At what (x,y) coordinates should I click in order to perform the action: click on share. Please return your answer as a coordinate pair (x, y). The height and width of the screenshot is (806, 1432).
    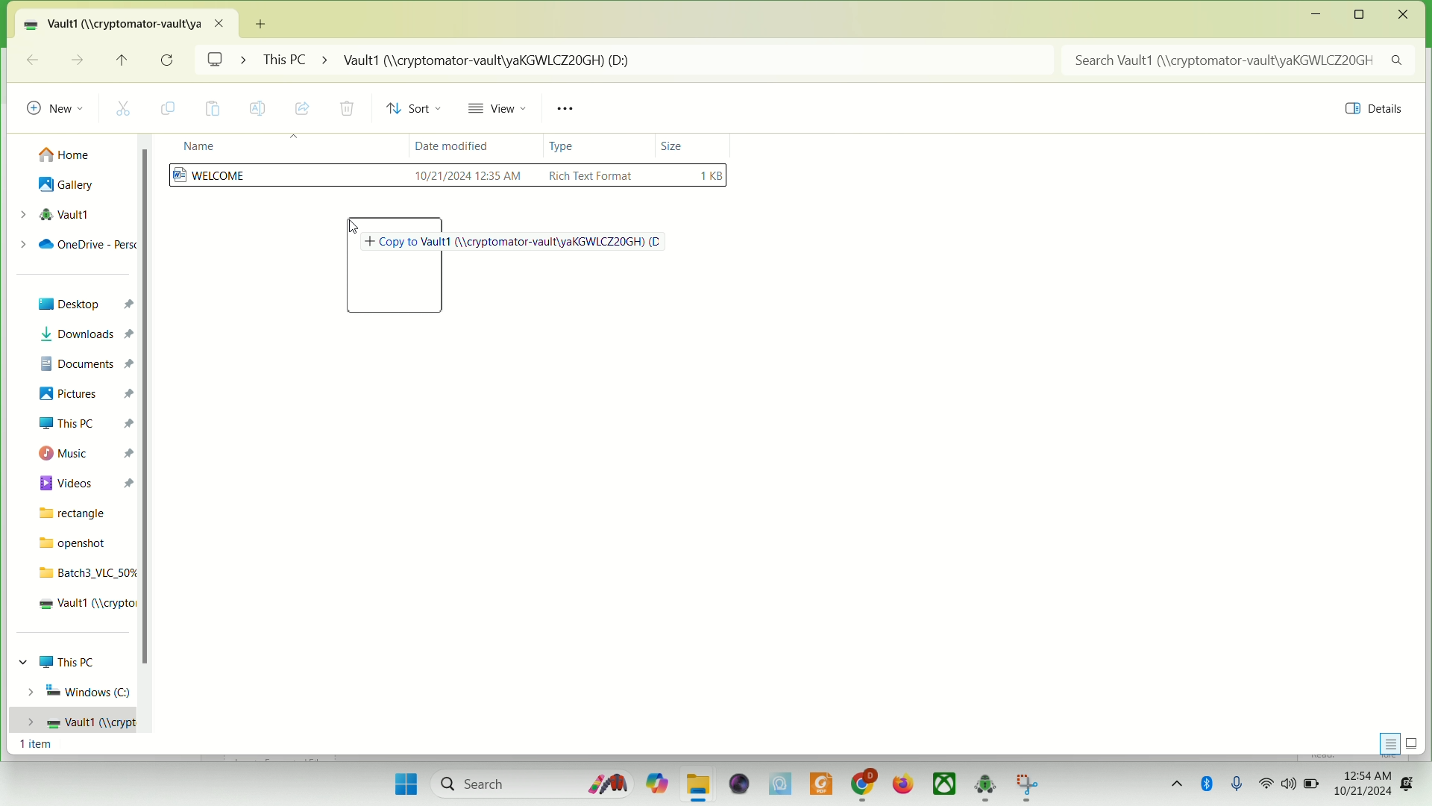
    Looking at the image, I should click on (303, 107).